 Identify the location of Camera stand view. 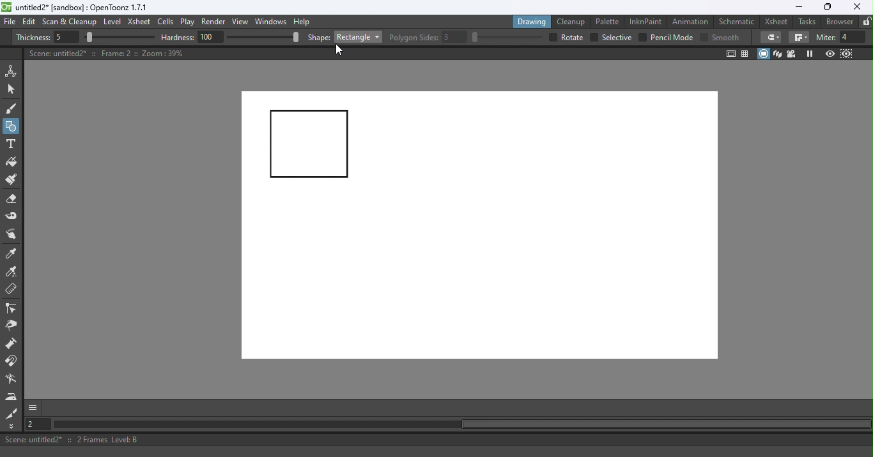
(764, 54).